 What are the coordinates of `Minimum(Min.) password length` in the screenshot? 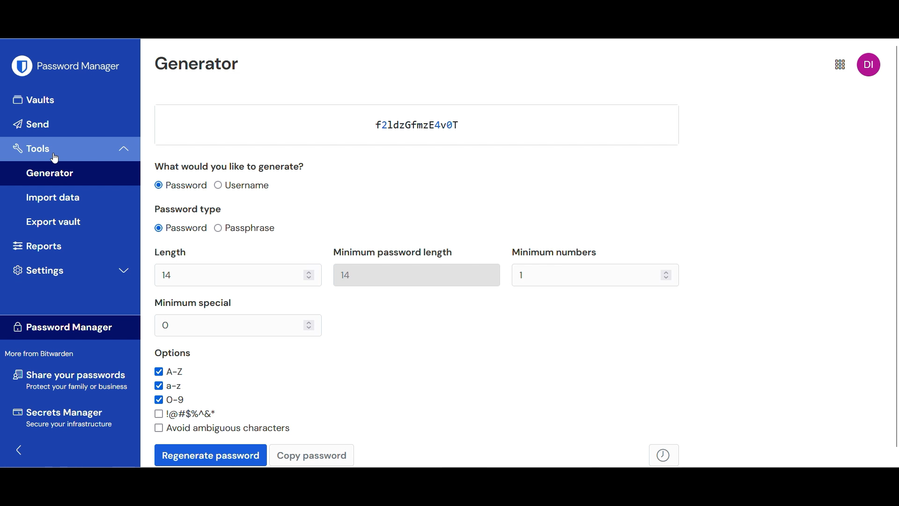 It's located at (393, 253).